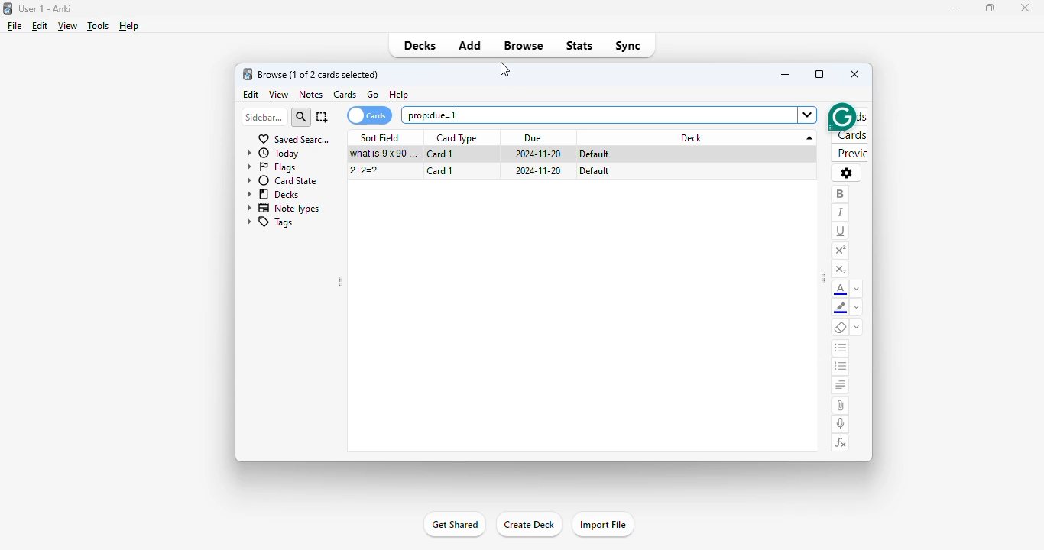 Image resolution: width=1044 pixels, height=550 pixels. Describe the element at coordinates (785, 74) in the screenshot. I see `minimize` at that location.